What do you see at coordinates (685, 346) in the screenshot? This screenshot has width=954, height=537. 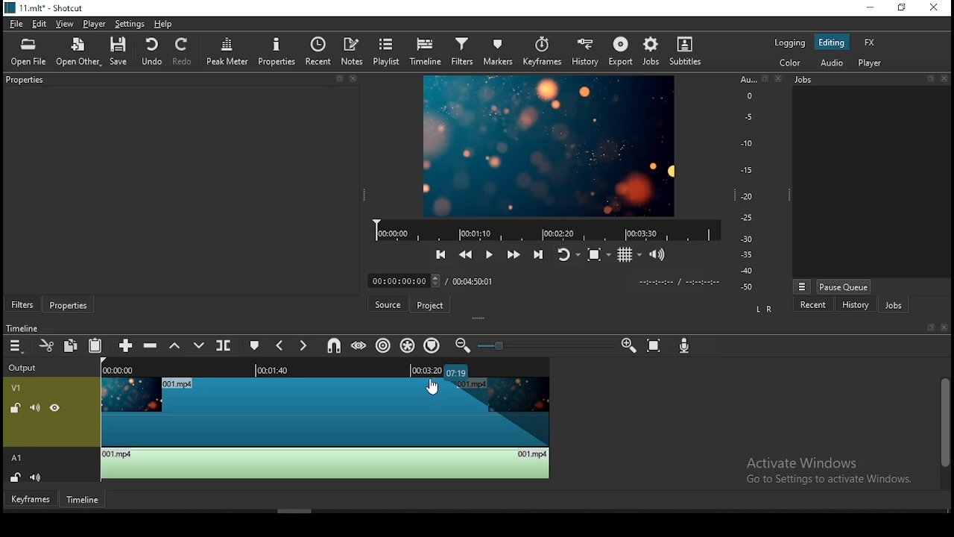 I see `record audio` at bounding box center [685, 346].